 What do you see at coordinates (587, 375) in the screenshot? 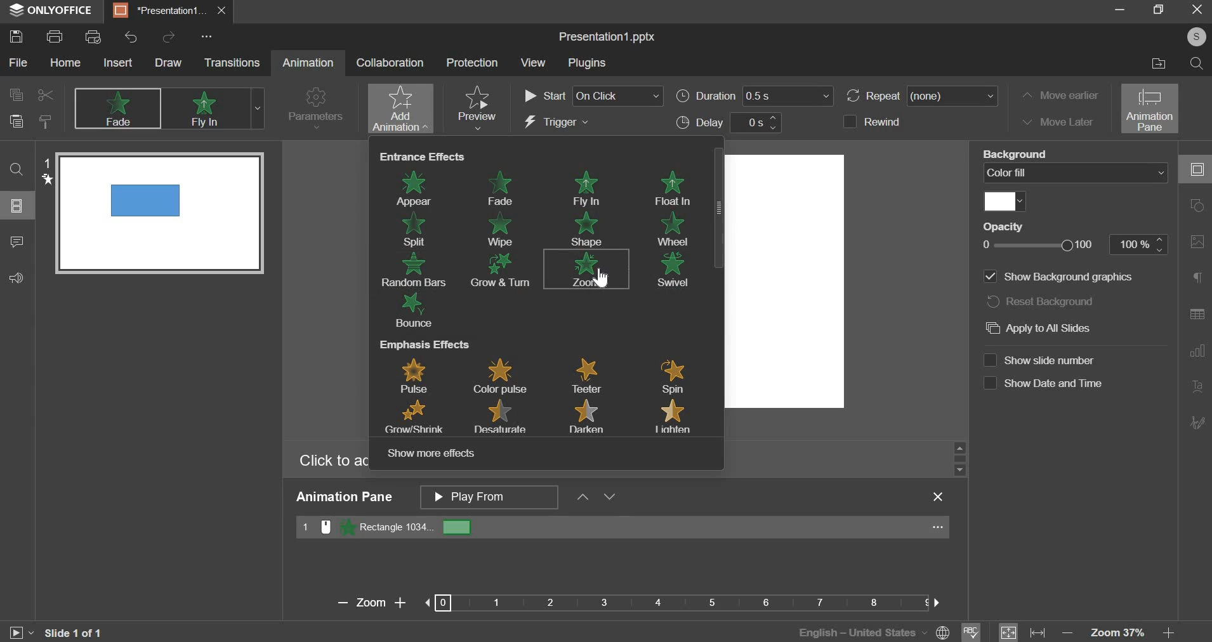
I see `teeler` at bounding box center [587, 375].